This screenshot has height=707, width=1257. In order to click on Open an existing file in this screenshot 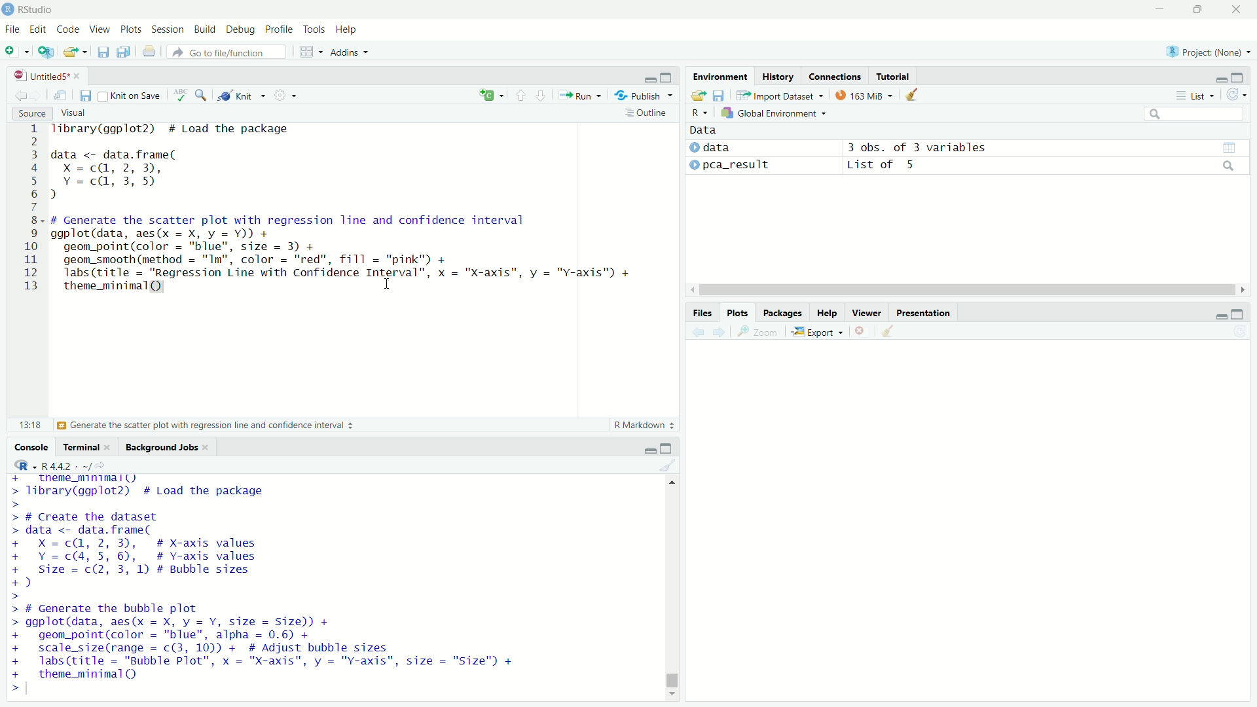, I will do `click(67, 52)`.